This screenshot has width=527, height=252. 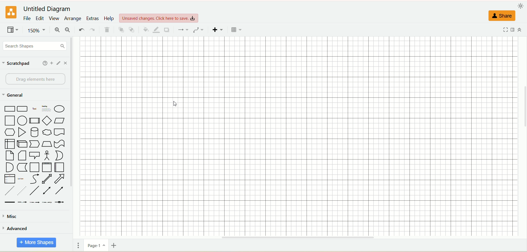 What do you see at coordinates (13, 30) in the screenshot?
I see `view` at bounding box center [13, 30].